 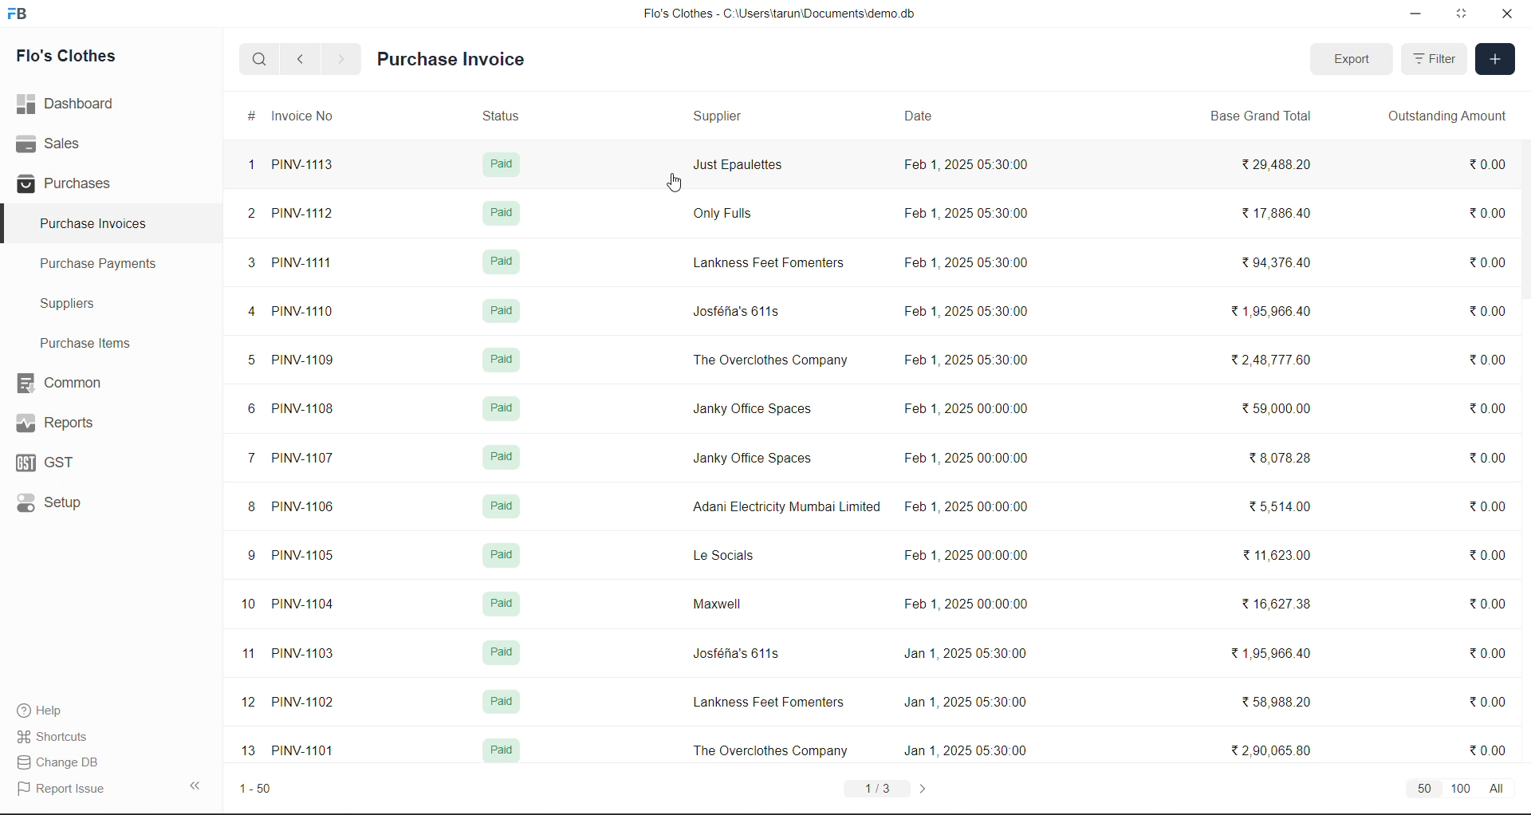 I want to click on  GST, so click(x=65, y=463).